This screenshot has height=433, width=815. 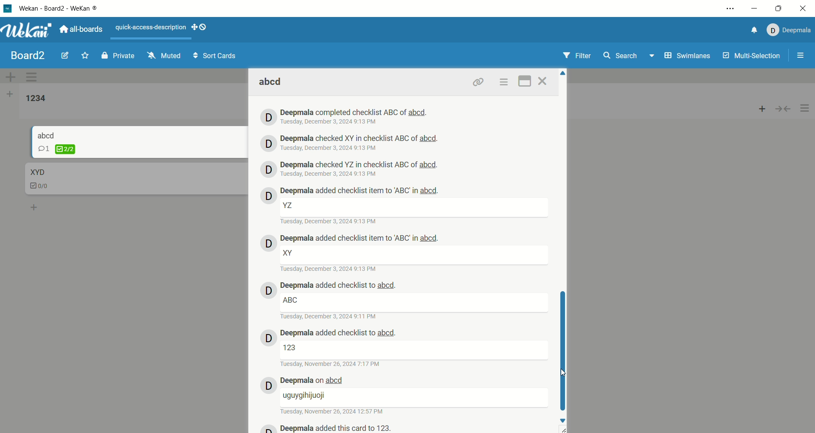 I want to click on avatar, so click(x=269, y=169).